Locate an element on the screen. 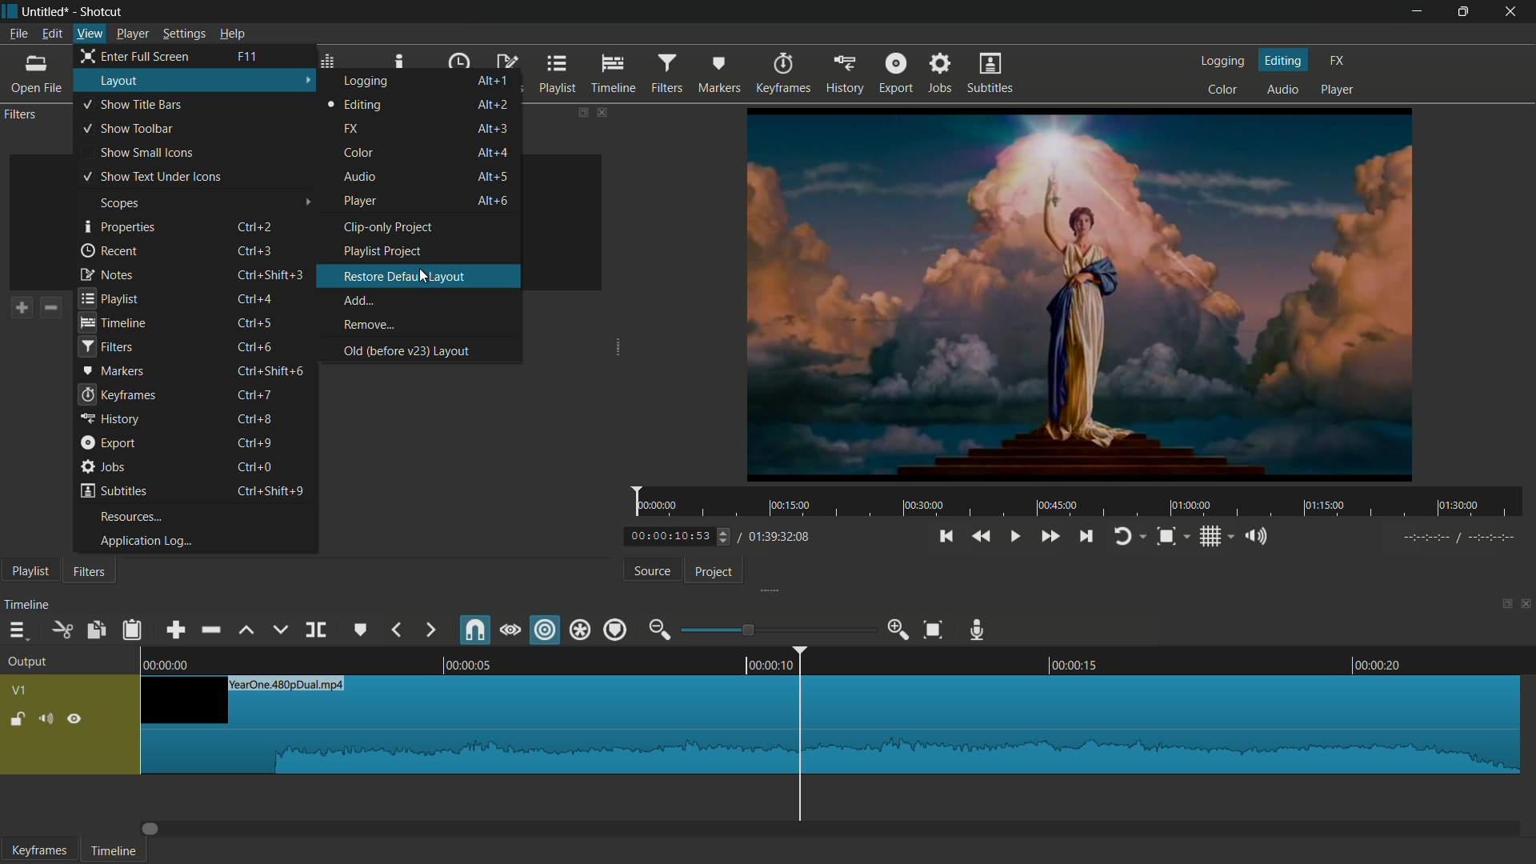 The image size is (1536, 864). keyboard shortcut is located at coordinates (254, 418).